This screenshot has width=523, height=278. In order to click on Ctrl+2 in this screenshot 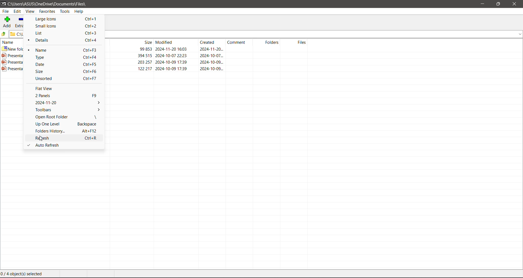, I will do `click(91, 26)`.